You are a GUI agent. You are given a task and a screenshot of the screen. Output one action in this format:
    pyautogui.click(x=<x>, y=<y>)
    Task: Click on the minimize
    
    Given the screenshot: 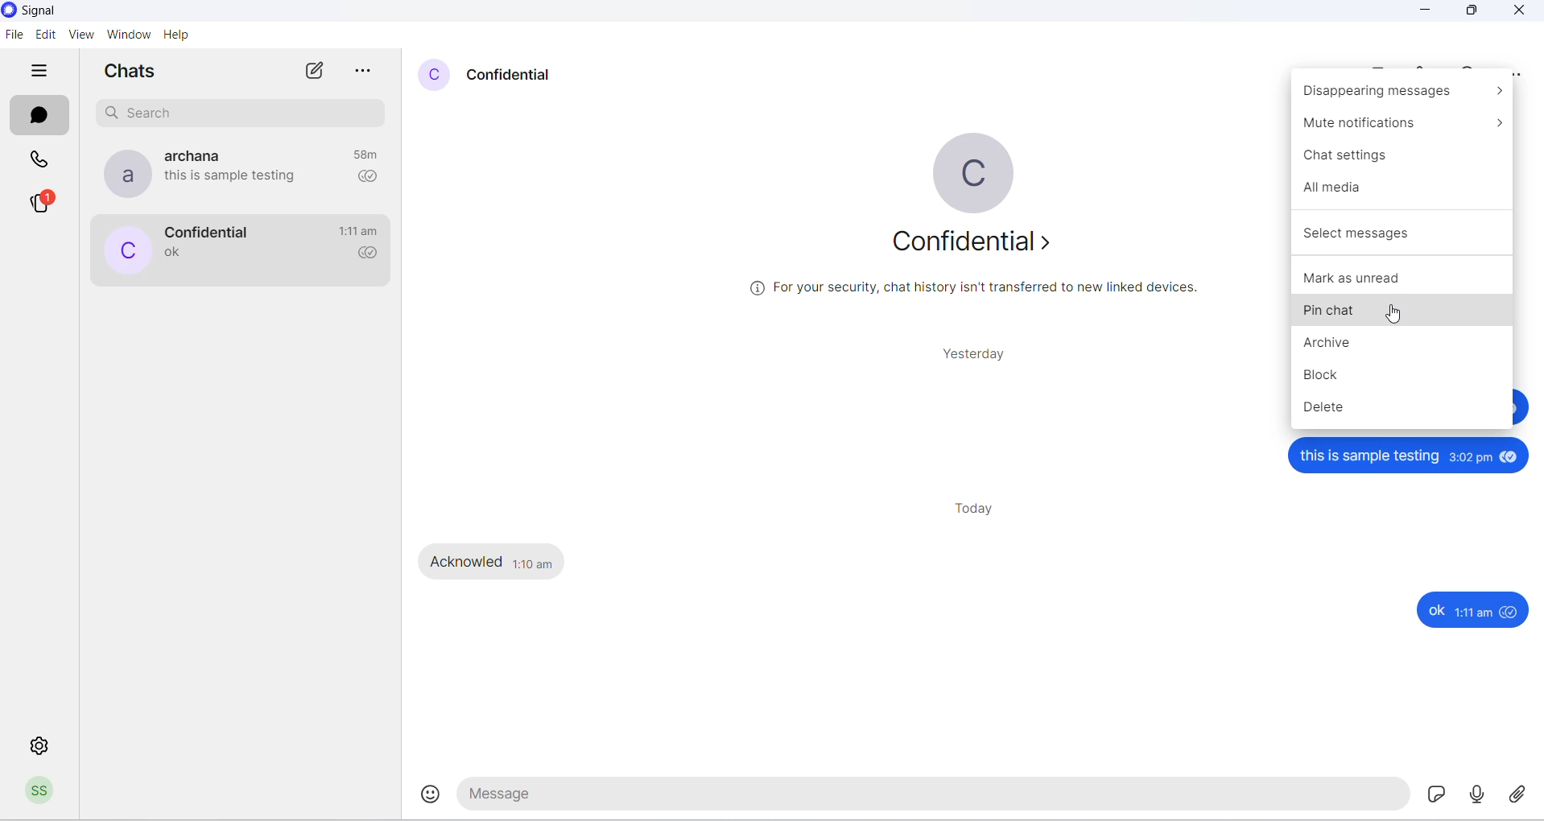 What is the action you would take?
    pyautogui.click(x=1423, y=14)
    